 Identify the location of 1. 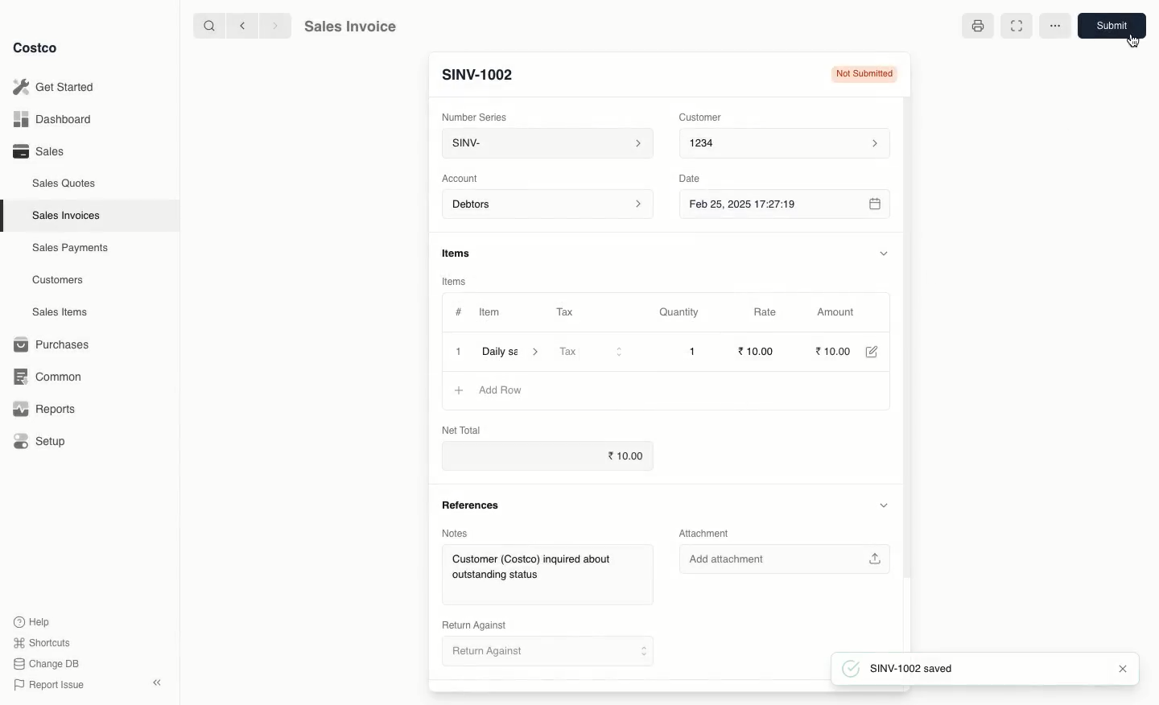
(694, 352).